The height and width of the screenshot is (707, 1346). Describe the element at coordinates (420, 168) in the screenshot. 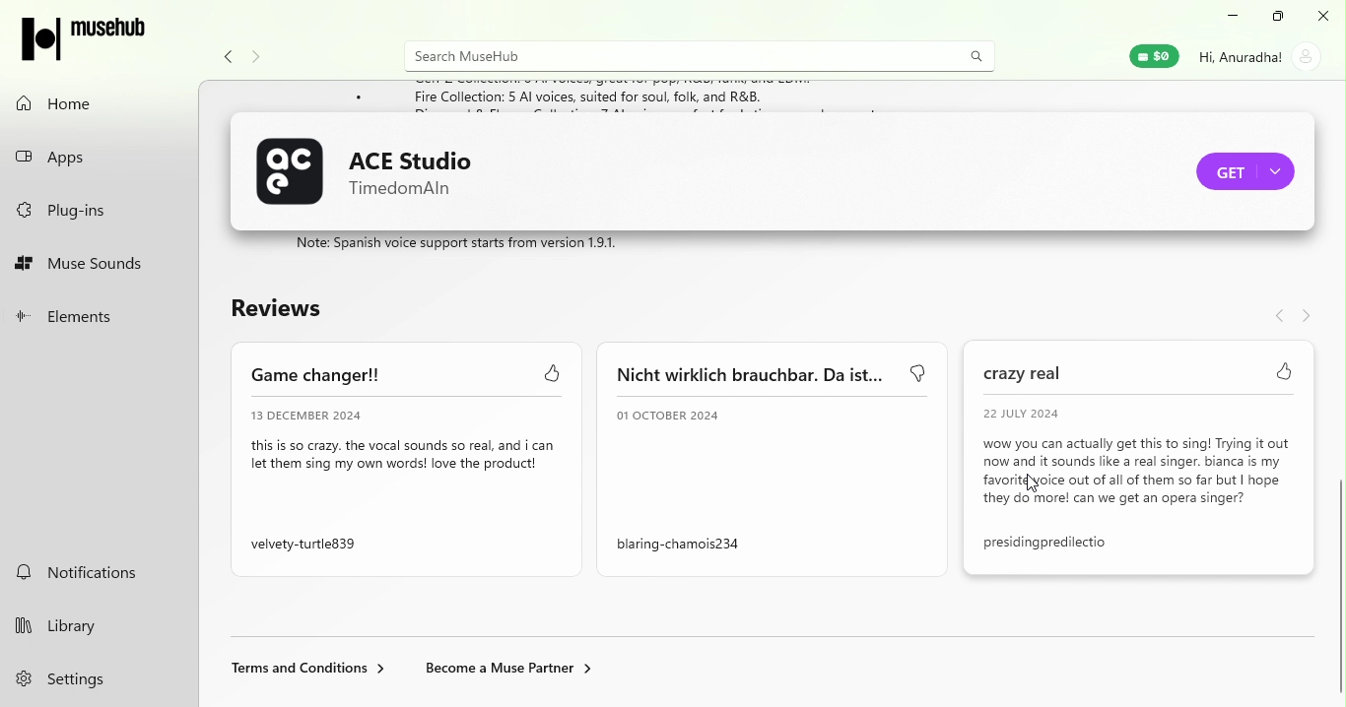

I see `ACE Studio name` at that location.